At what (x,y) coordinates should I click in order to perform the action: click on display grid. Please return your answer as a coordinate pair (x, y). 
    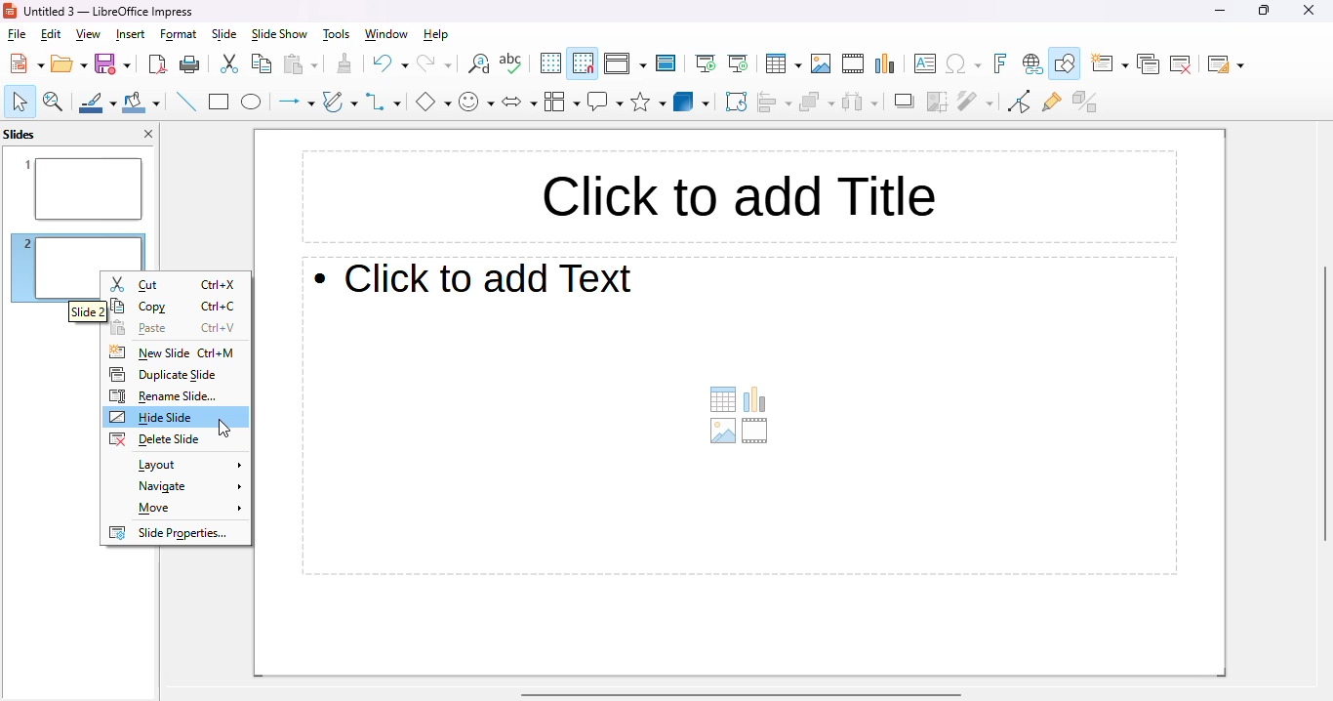
    Looking at the image, I should click on (550, 63).